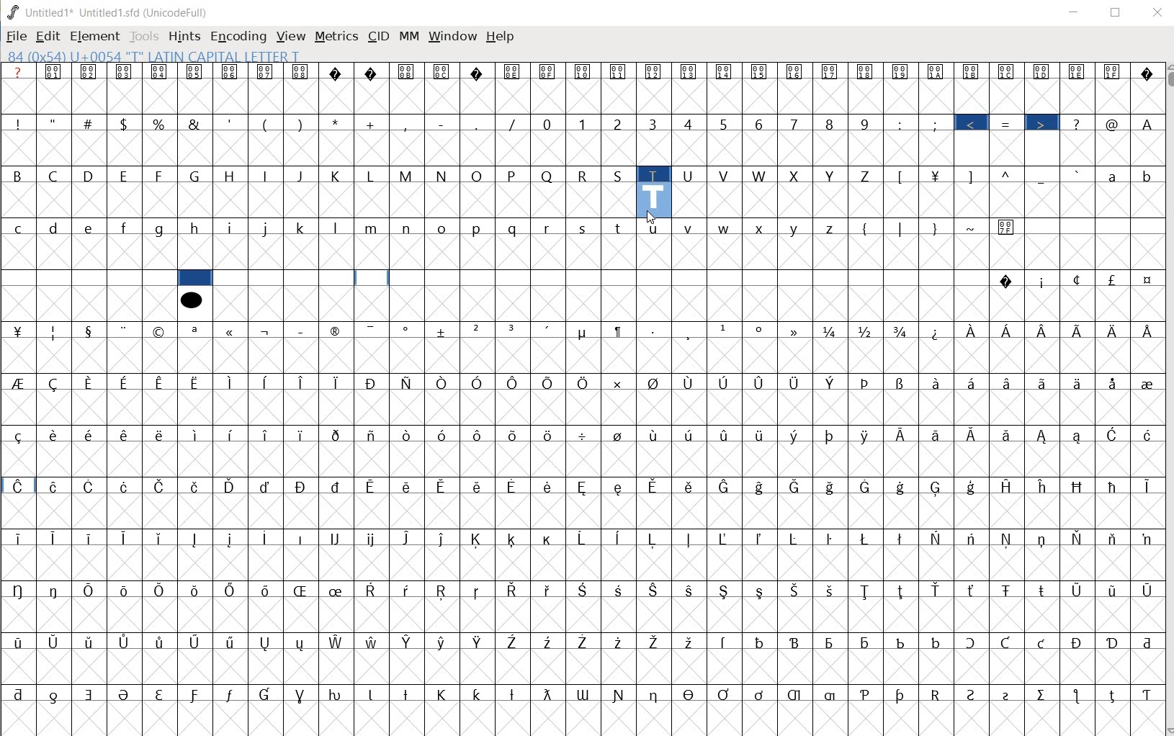 This screenshot has width=1174, height=736. I want to click on Symbol, so click(972, 539).